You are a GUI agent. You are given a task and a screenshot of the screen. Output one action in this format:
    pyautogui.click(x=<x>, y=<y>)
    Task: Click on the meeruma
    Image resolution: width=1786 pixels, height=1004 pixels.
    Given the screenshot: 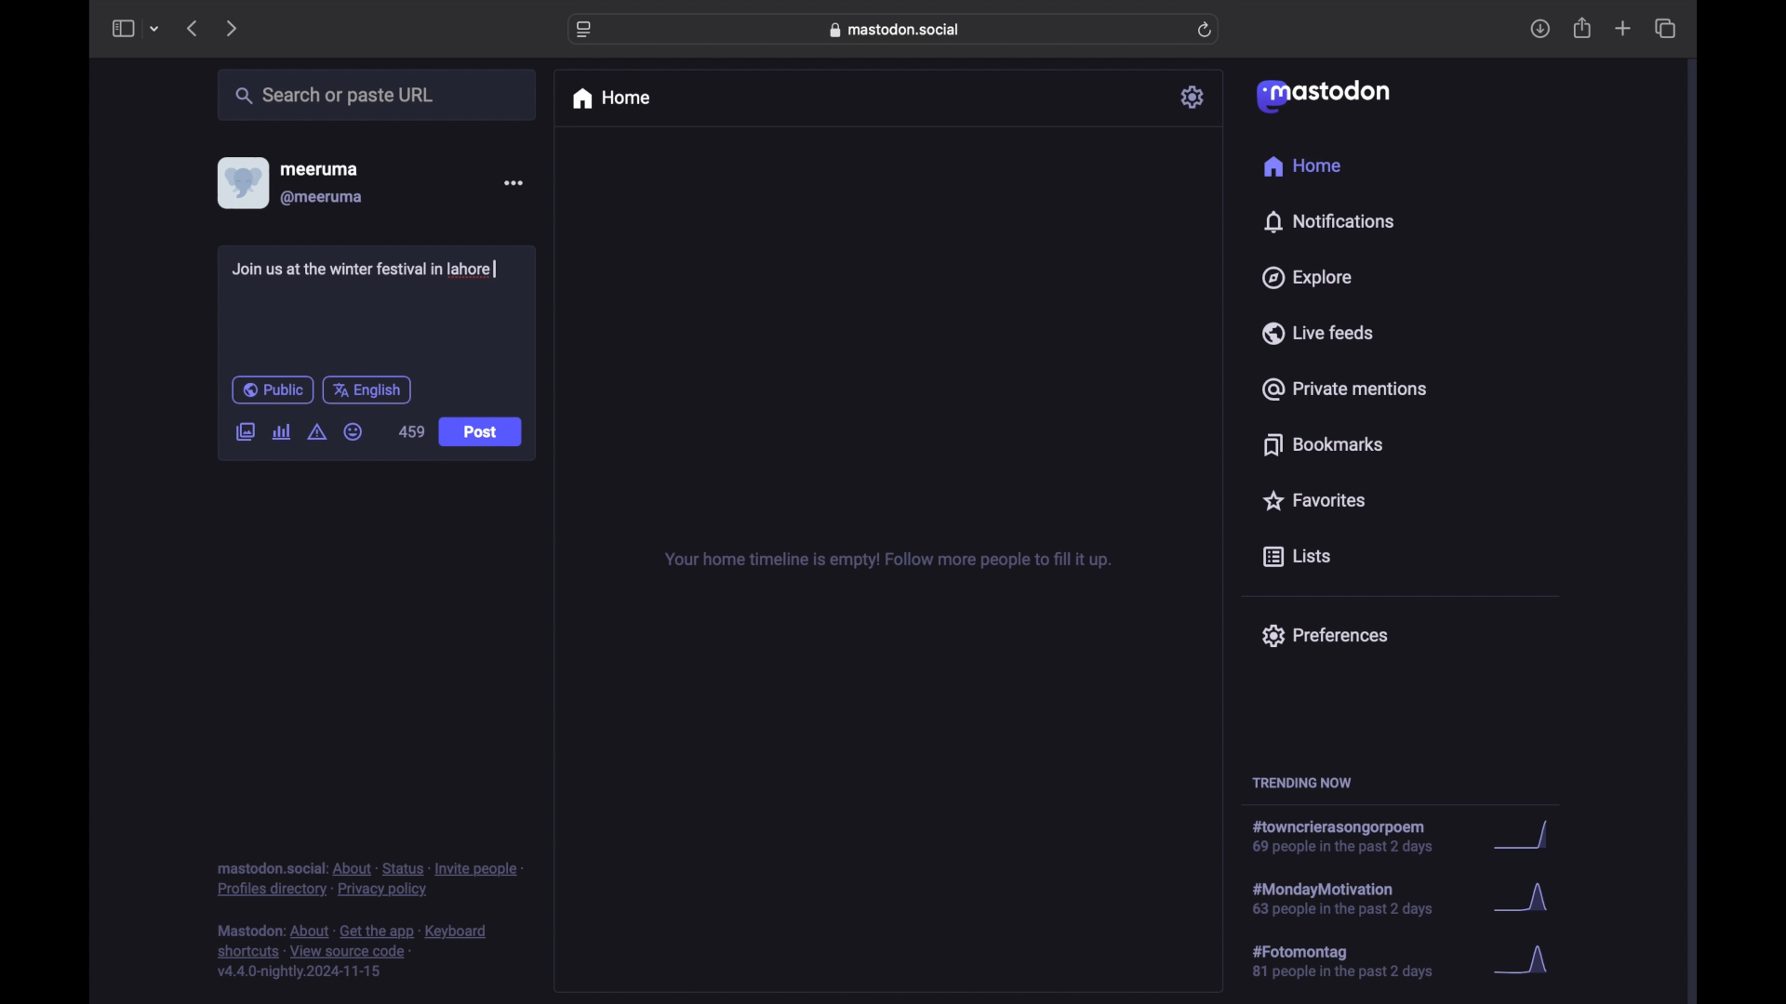 What is the action you would take?
    pyautogui.click(x=319, y=168)
    